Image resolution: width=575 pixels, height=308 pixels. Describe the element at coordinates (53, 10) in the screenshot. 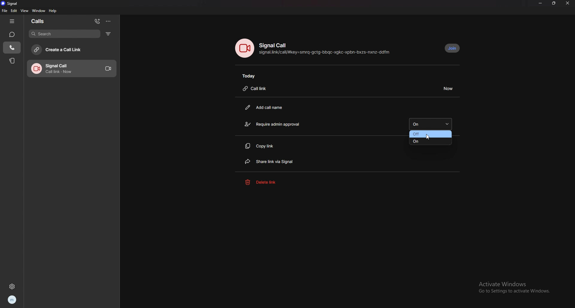

I see `help` at that location.